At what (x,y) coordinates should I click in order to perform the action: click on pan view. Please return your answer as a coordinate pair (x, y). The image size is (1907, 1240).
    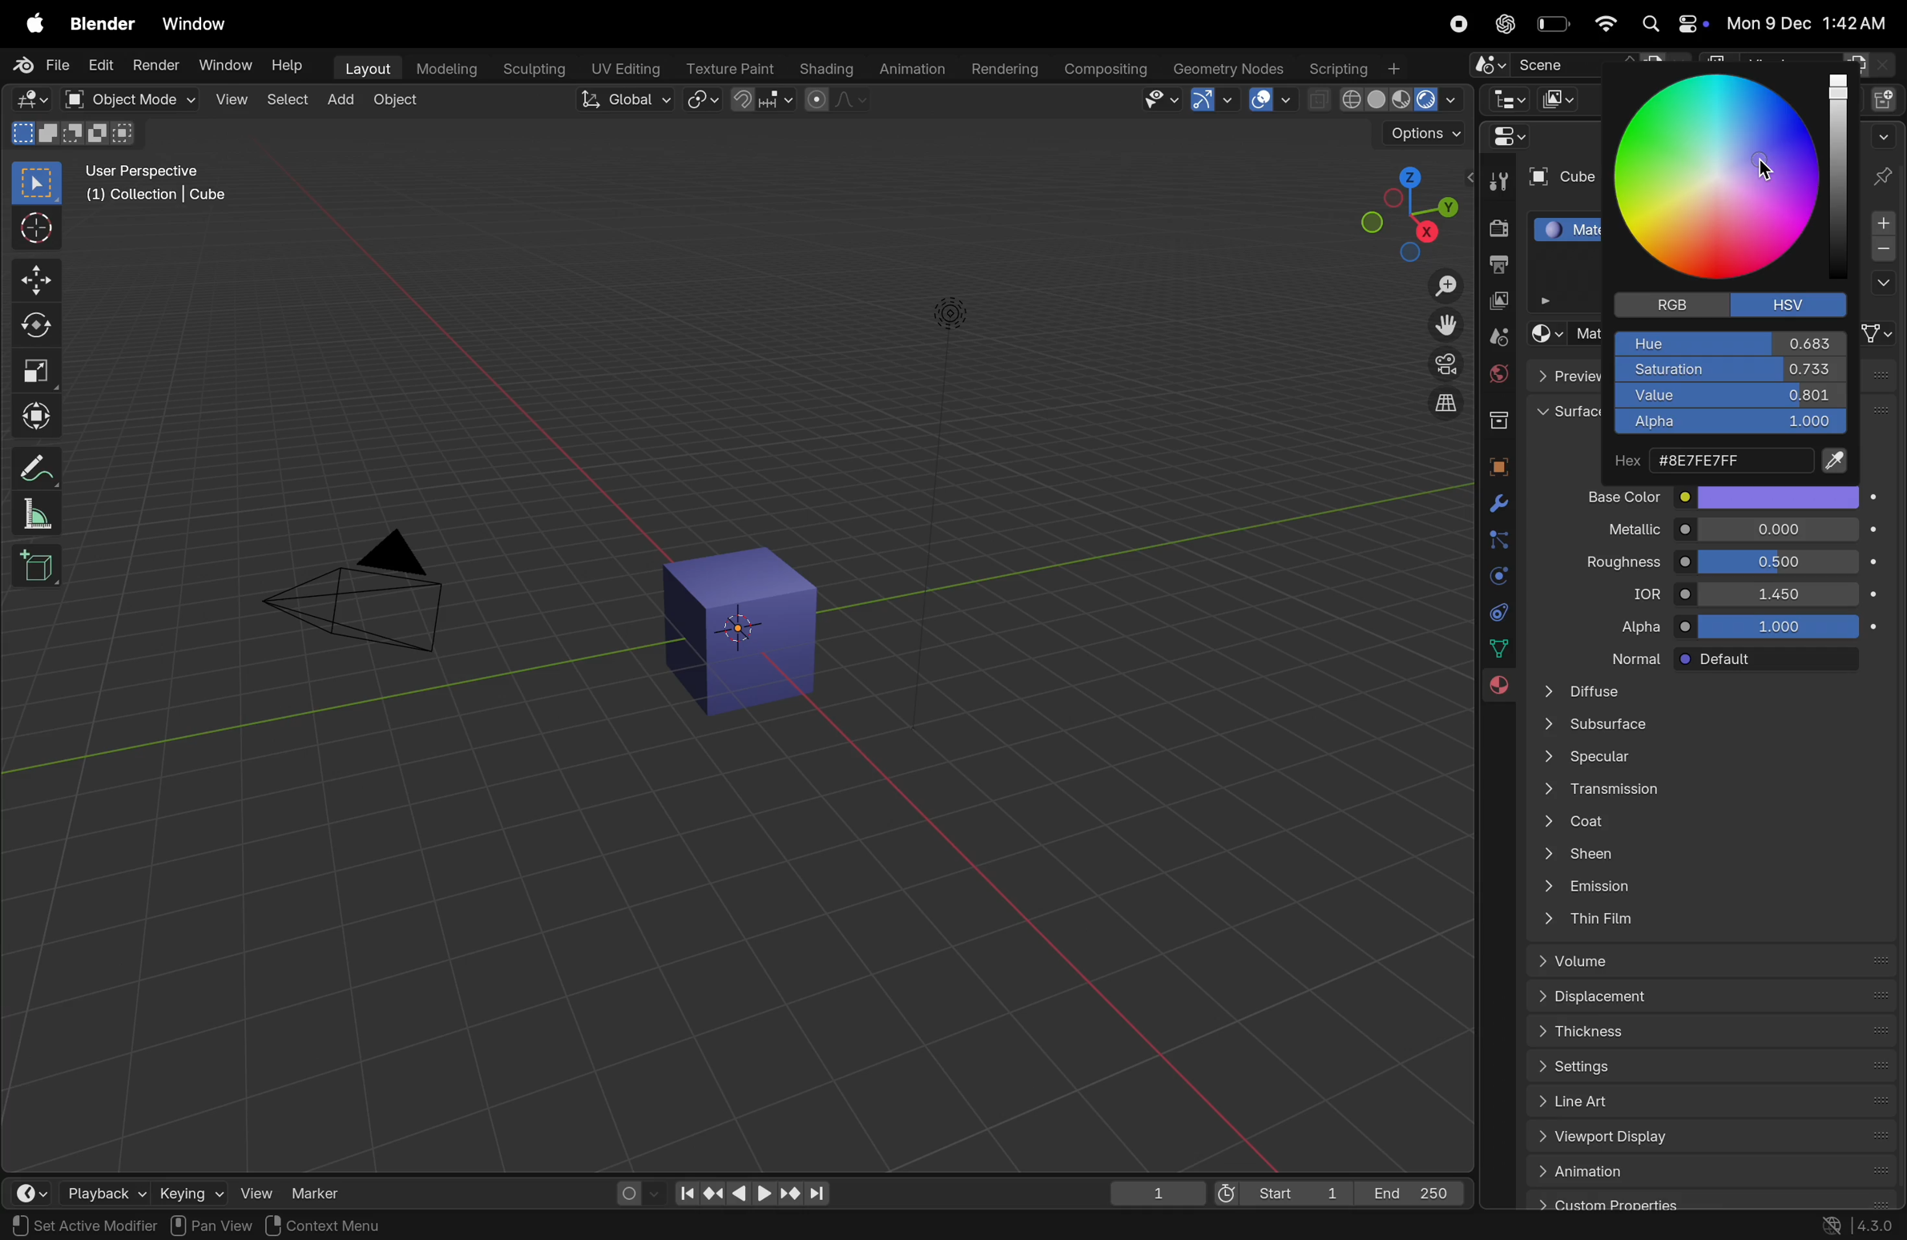
    Looking at the image, I should click on (212, 1225).